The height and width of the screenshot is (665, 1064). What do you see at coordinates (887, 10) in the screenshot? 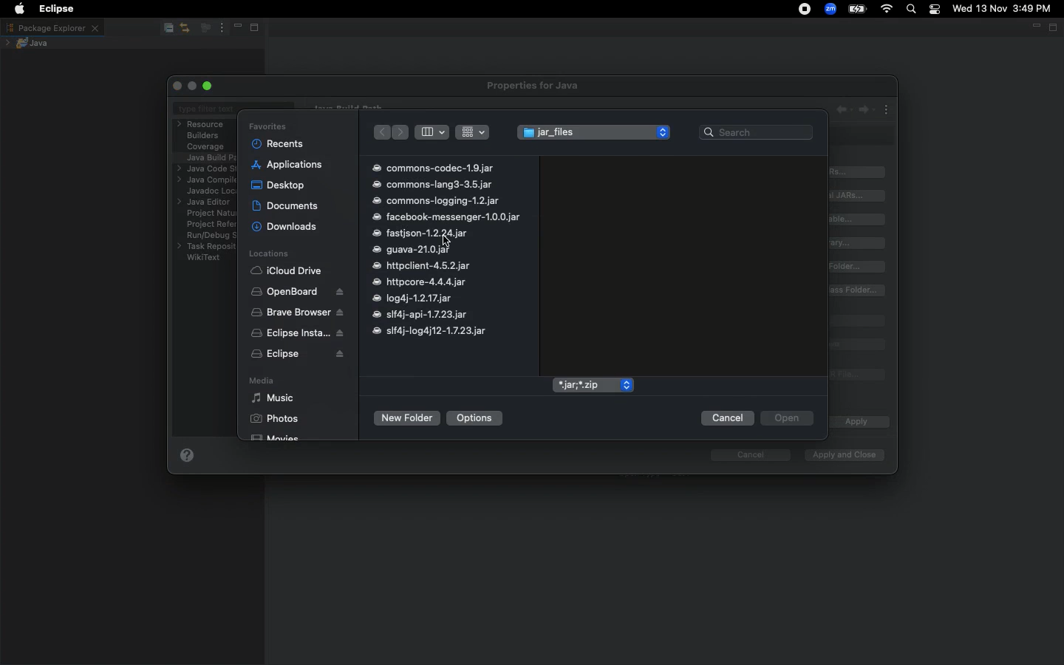
I see `Internet` at bounding box center [887, 10].